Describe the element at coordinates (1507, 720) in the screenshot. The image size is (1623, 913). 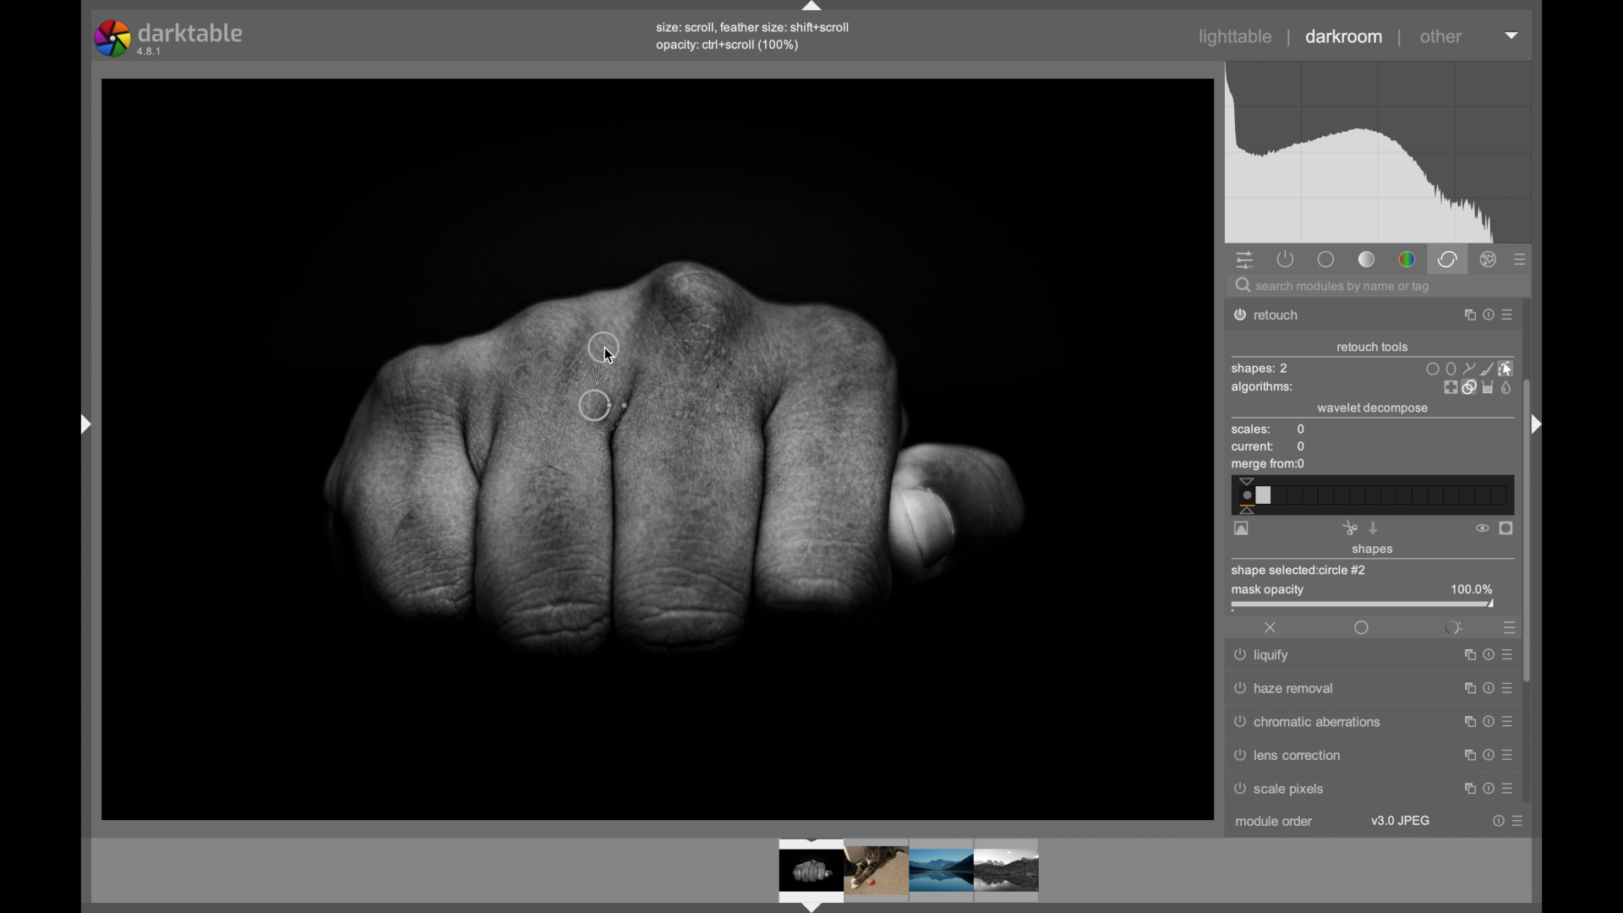
I see `more options` at that location.